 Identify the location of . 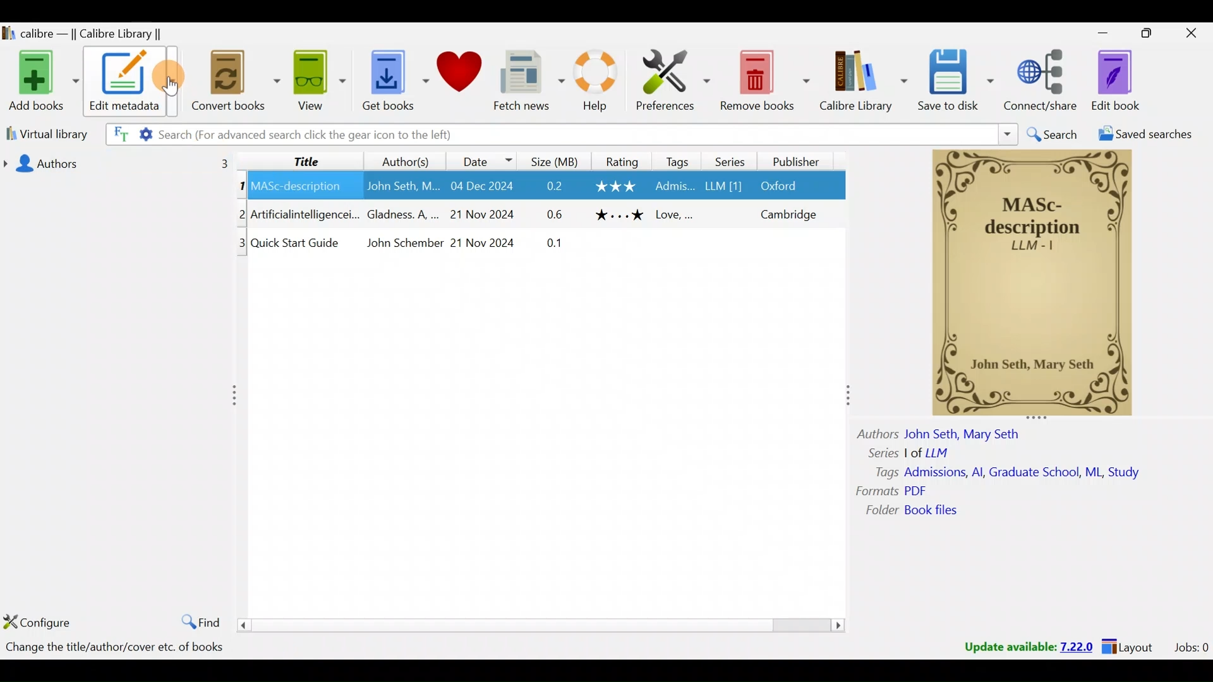
(790, 214).